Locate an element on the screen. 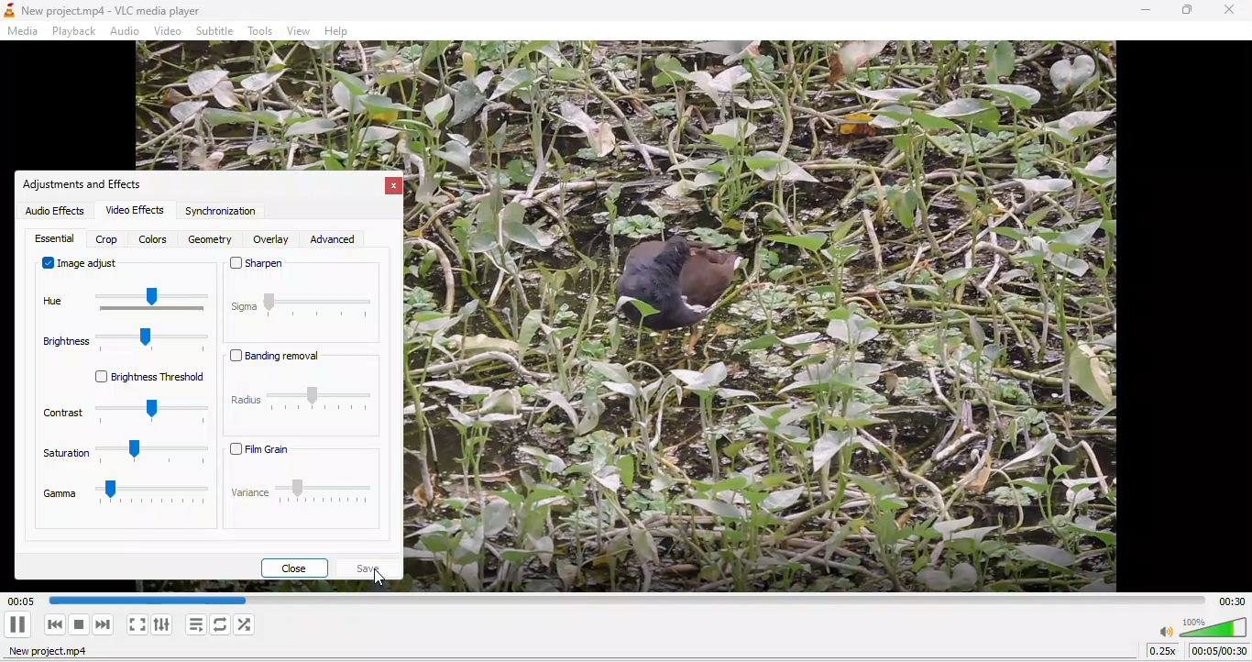  maximize is located at coordinates (1185, 11).